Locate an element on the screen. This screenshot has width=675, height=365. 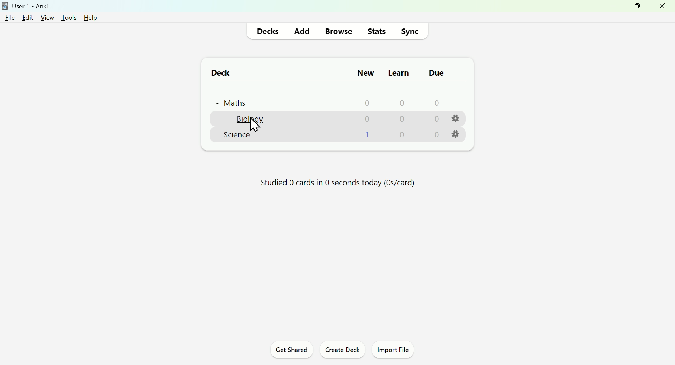
0 is located at coordinates (402, 136).